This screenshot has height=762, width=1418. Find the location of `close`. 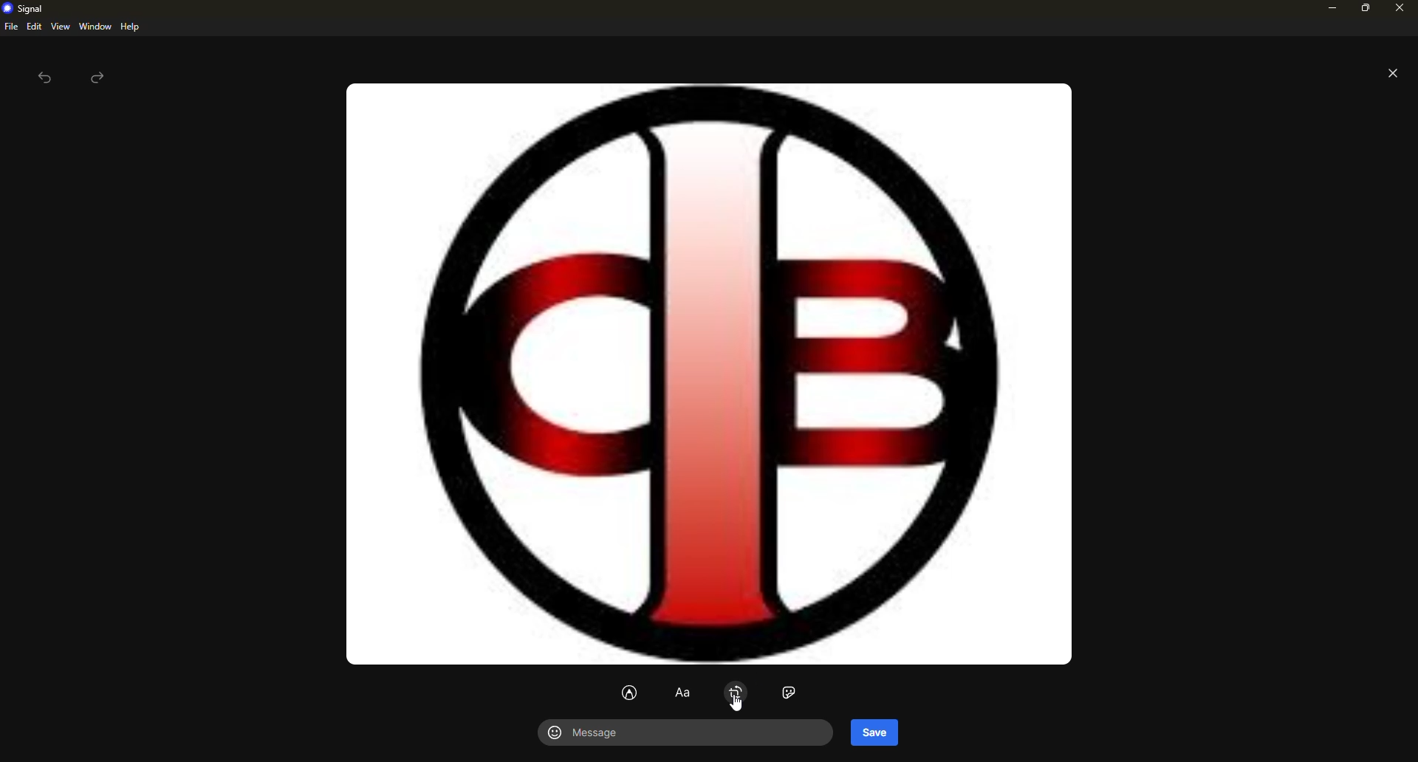

close is located at coordinates (1393, 75).